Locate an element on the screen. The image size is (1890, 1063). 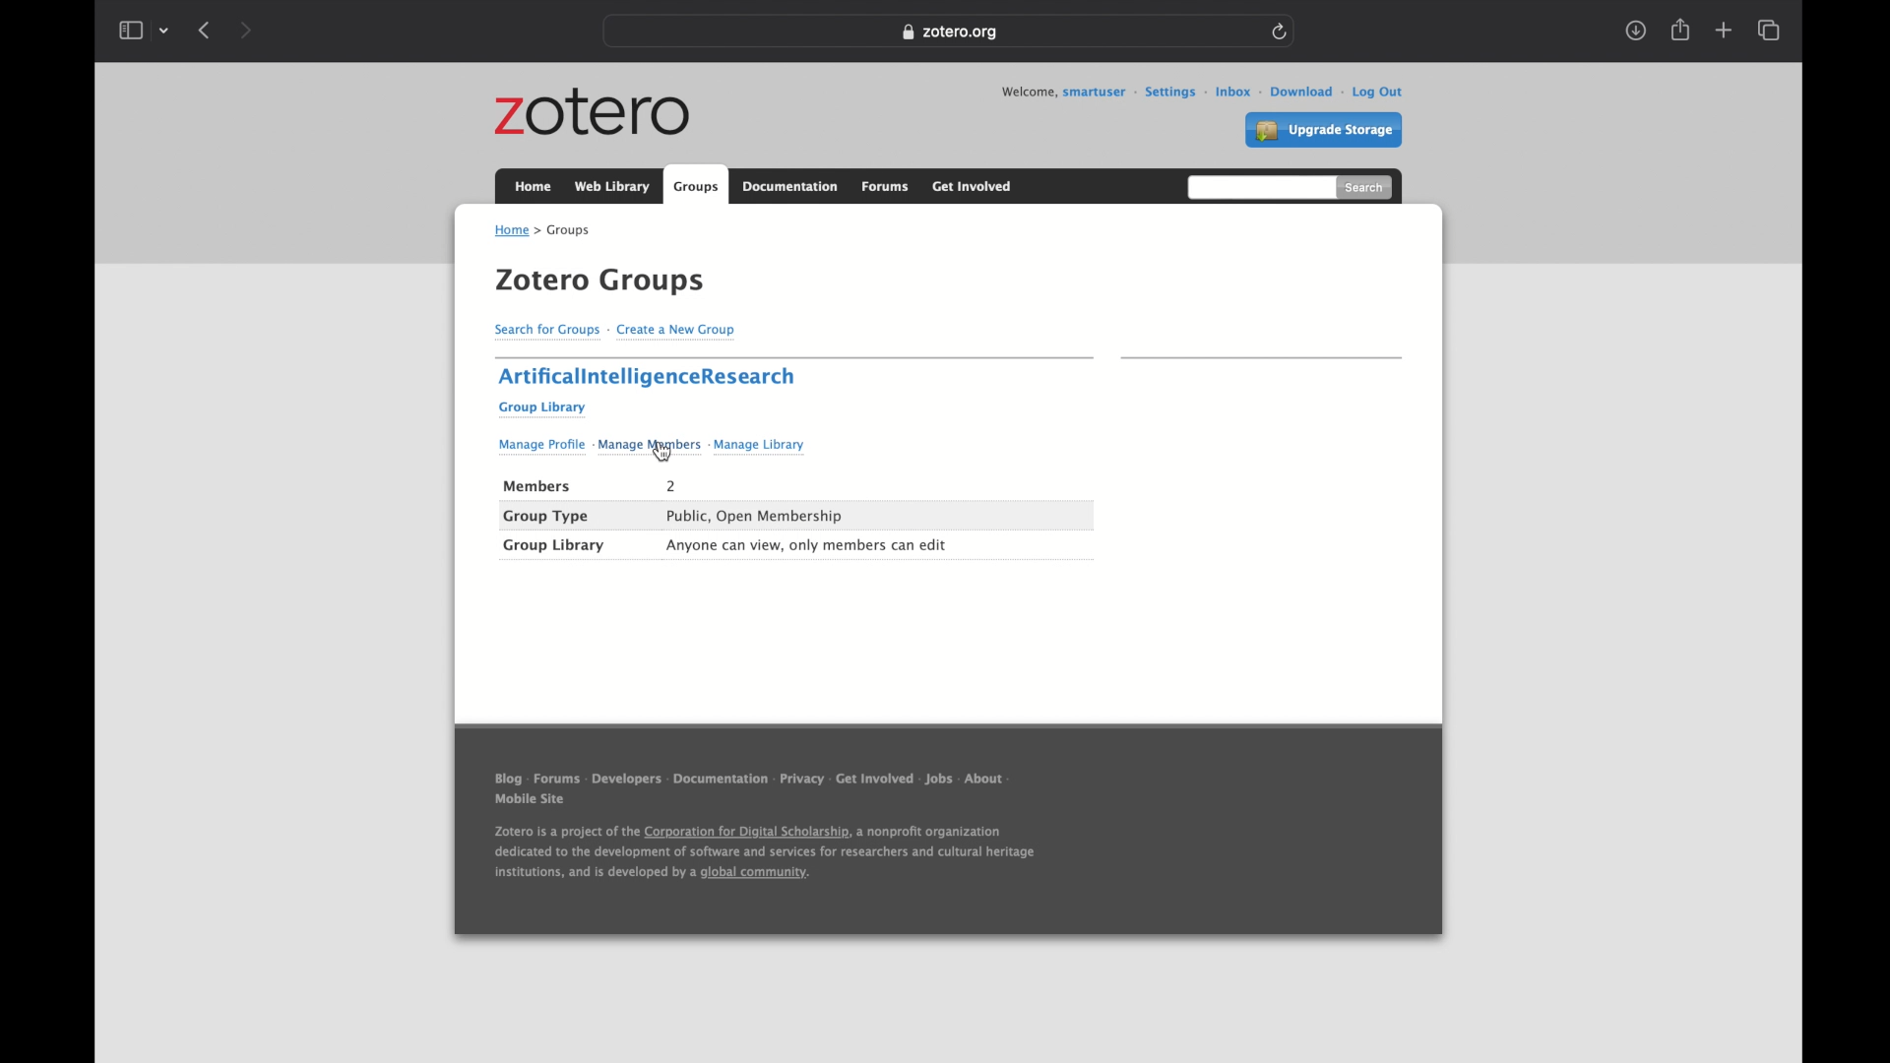
home is located at coordinates (515, 232).